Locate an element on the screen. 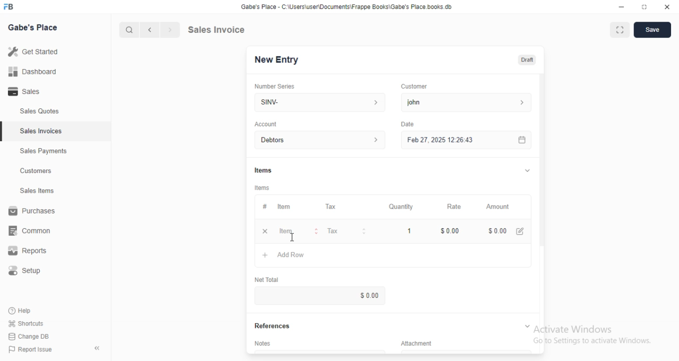  Feb27, 2025 1226:43  is located at coordinates (438, 141).